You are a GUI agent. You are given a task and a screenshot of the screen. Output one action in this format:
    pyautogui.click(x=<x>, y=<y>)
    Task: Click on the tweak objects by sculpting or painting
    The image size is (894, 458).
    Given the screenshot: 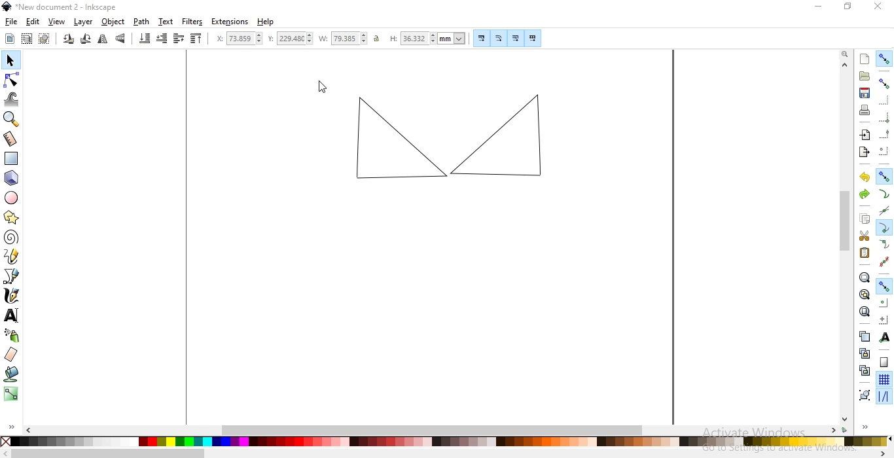 What is the action you would take?
    pyautogui.click(x=12, y=99)
    